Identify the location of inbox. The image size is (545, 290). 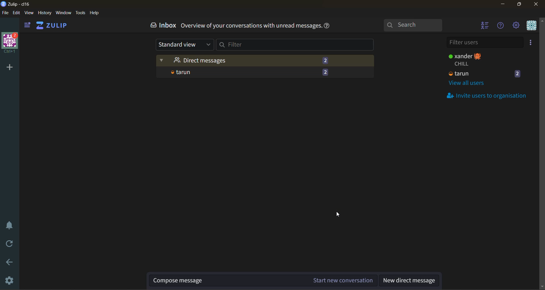
(162, 26).